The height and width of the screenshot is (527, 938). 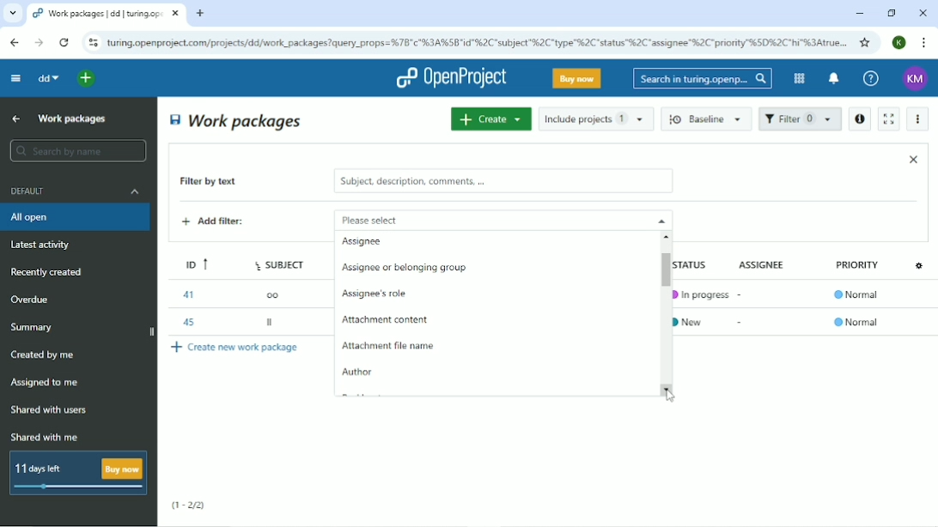 What do you see at coordinates (694, 320) in the screenshot?
I see `New` at bounding box center [694, 320].